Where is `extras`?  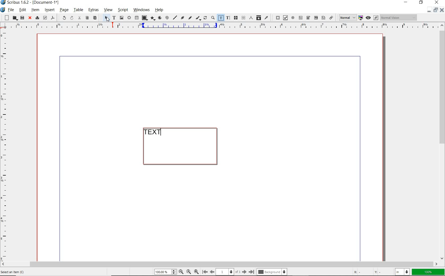 extras is located at coordinates (94, 10).